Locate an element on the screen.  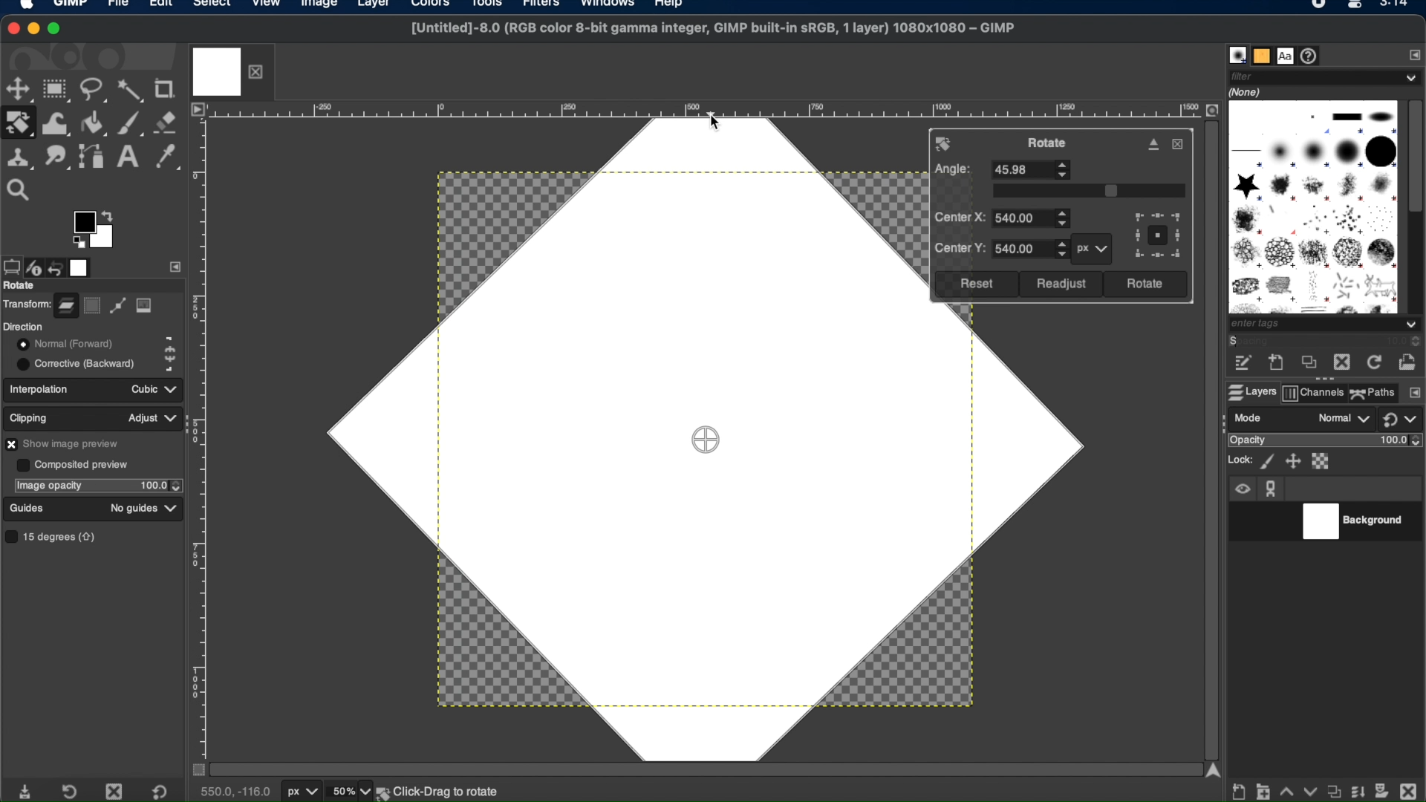
help is located at coordinates (670, 6).